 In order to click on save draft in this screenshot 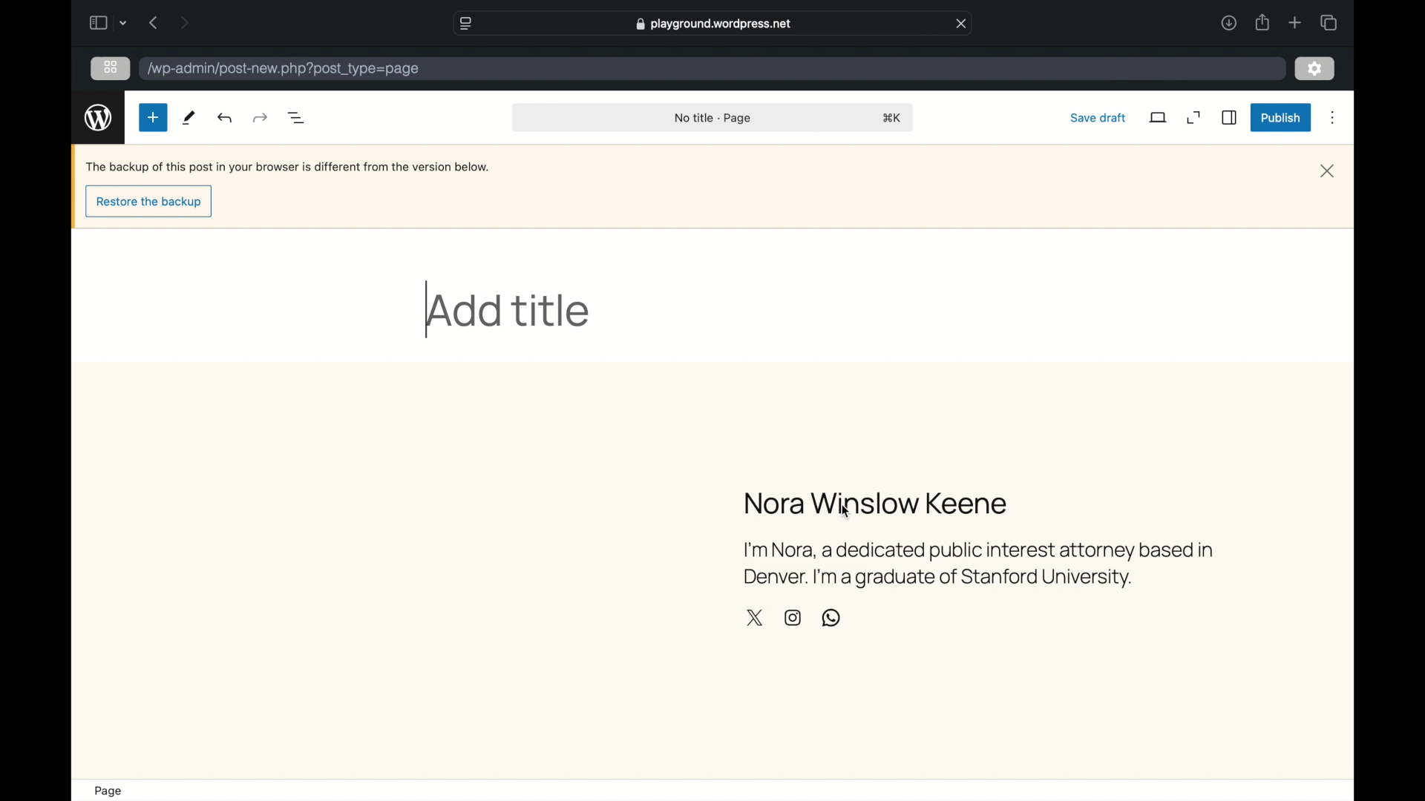, I will do `click(1098, 117)`.